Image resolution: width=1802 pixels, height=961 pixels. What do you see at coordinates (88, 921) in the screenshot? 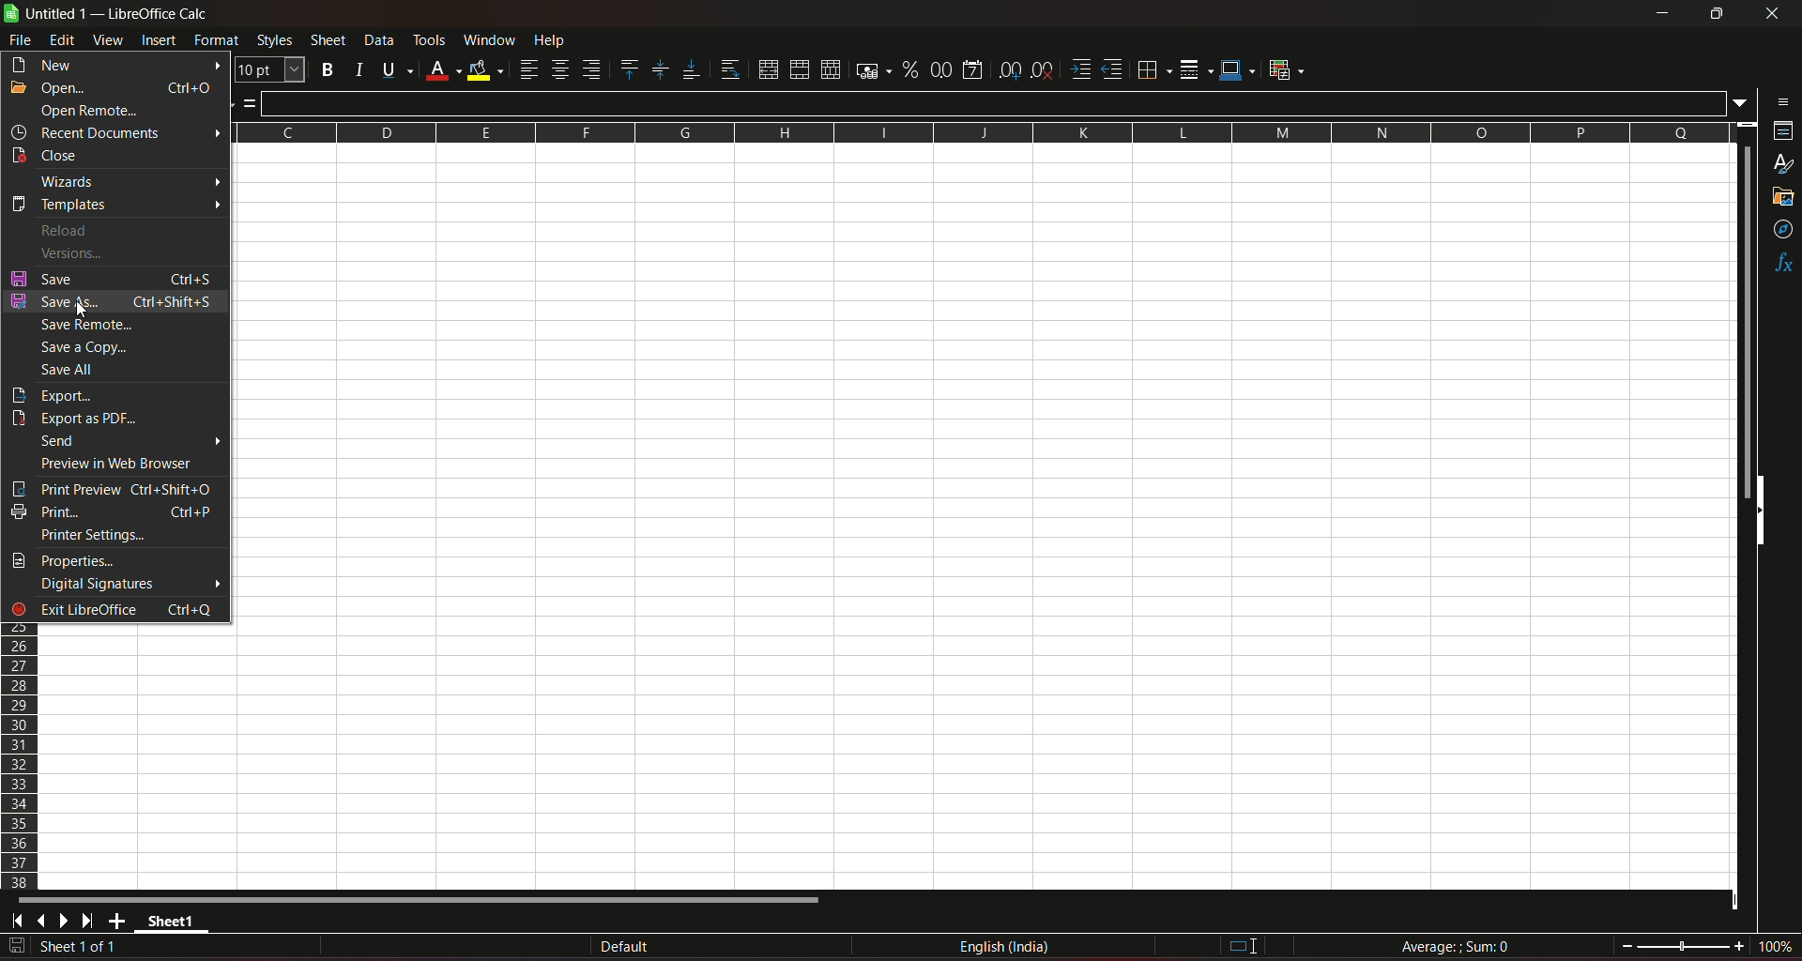
I see `last sheet` at bounding box center [88, 921].